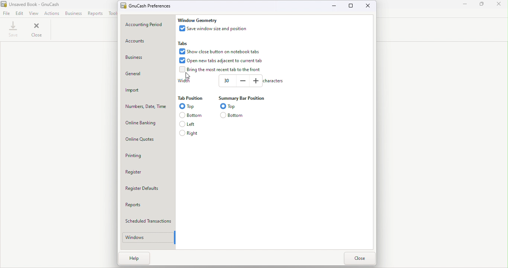  I want to click on Scheduled transcations, so click(149, 219).